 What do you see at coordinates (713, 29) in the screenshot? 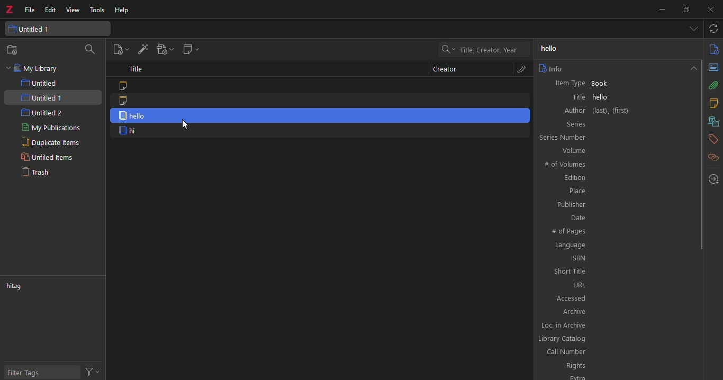
I see `sync` at bounding box center [713, 29].